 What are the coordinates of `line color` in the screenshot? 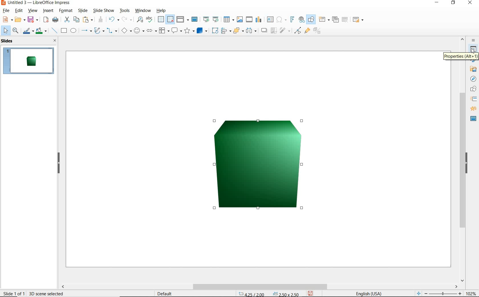 It's located at (28, 31).